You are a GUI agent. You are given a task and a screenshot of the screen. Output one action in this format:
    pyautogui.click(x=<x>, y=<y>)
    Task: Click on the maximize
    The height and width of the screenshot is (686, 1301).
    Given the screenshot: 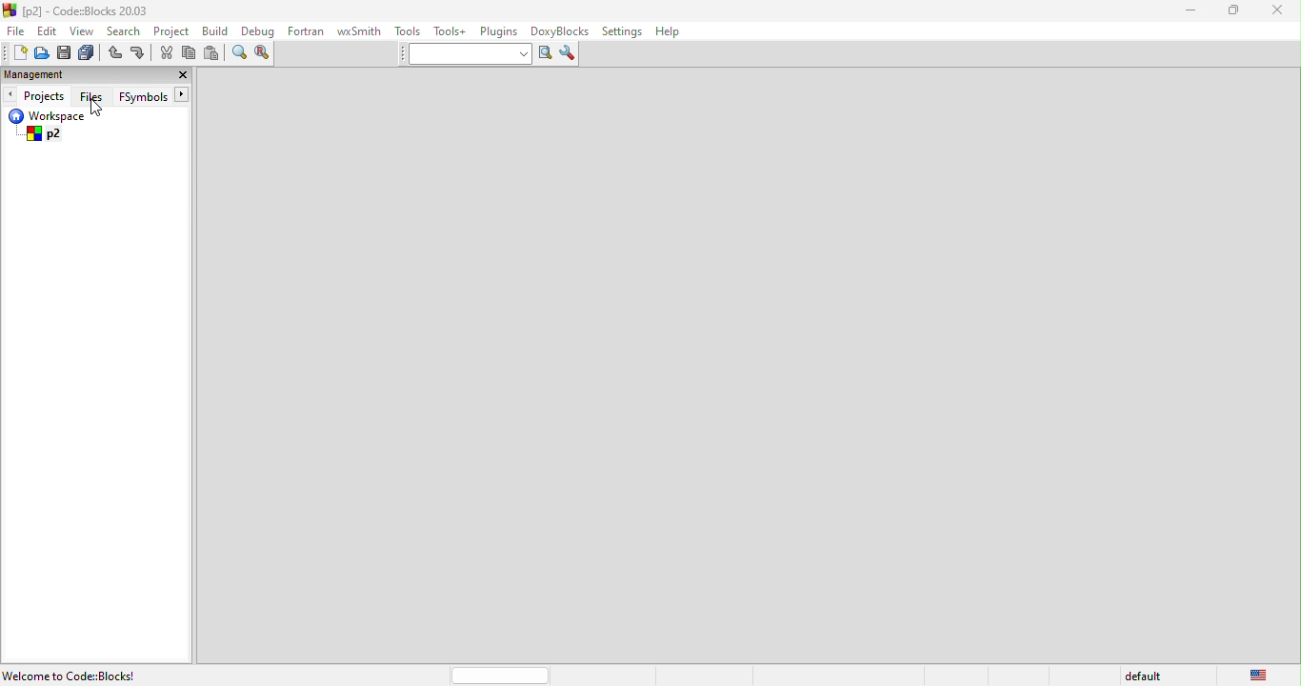 What is the action you would take?
    pyautogui.click(x=1234, y=12)
    